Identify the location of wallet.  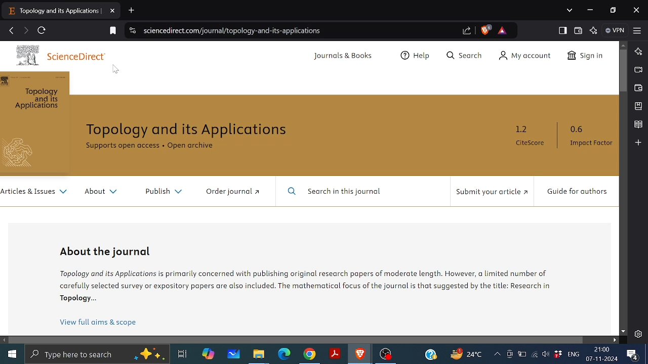
(637, 88).